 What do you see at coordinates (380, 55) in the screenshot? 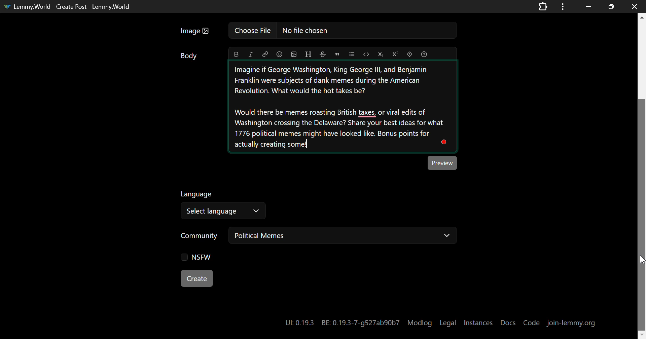
I see `Subscript` at bounding box center [380, 55].